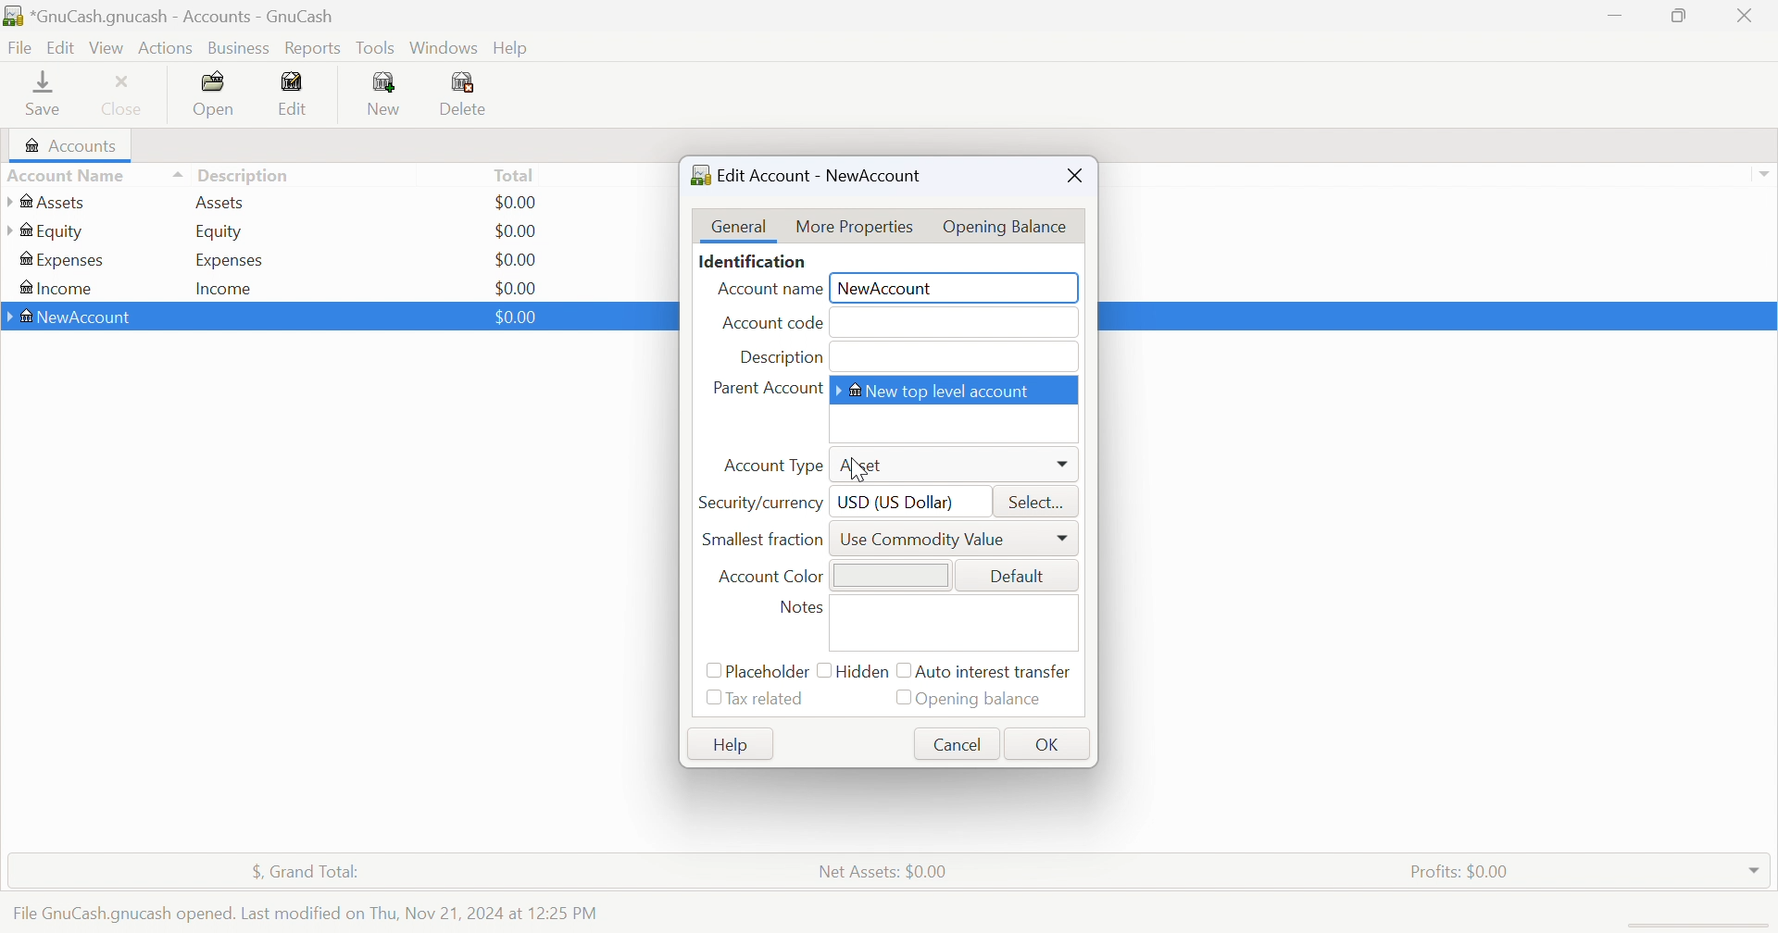 This screenshot has height=933, width=1778. What do you see at coordinates (514, 231) in the screenshot?
I see `$0.00` at bounding box center [514, 231].